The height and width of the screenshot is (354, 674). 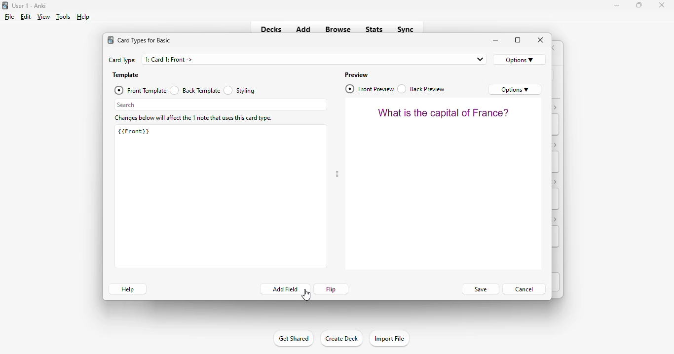 I want to click on logo, so click(x=4, y=5).